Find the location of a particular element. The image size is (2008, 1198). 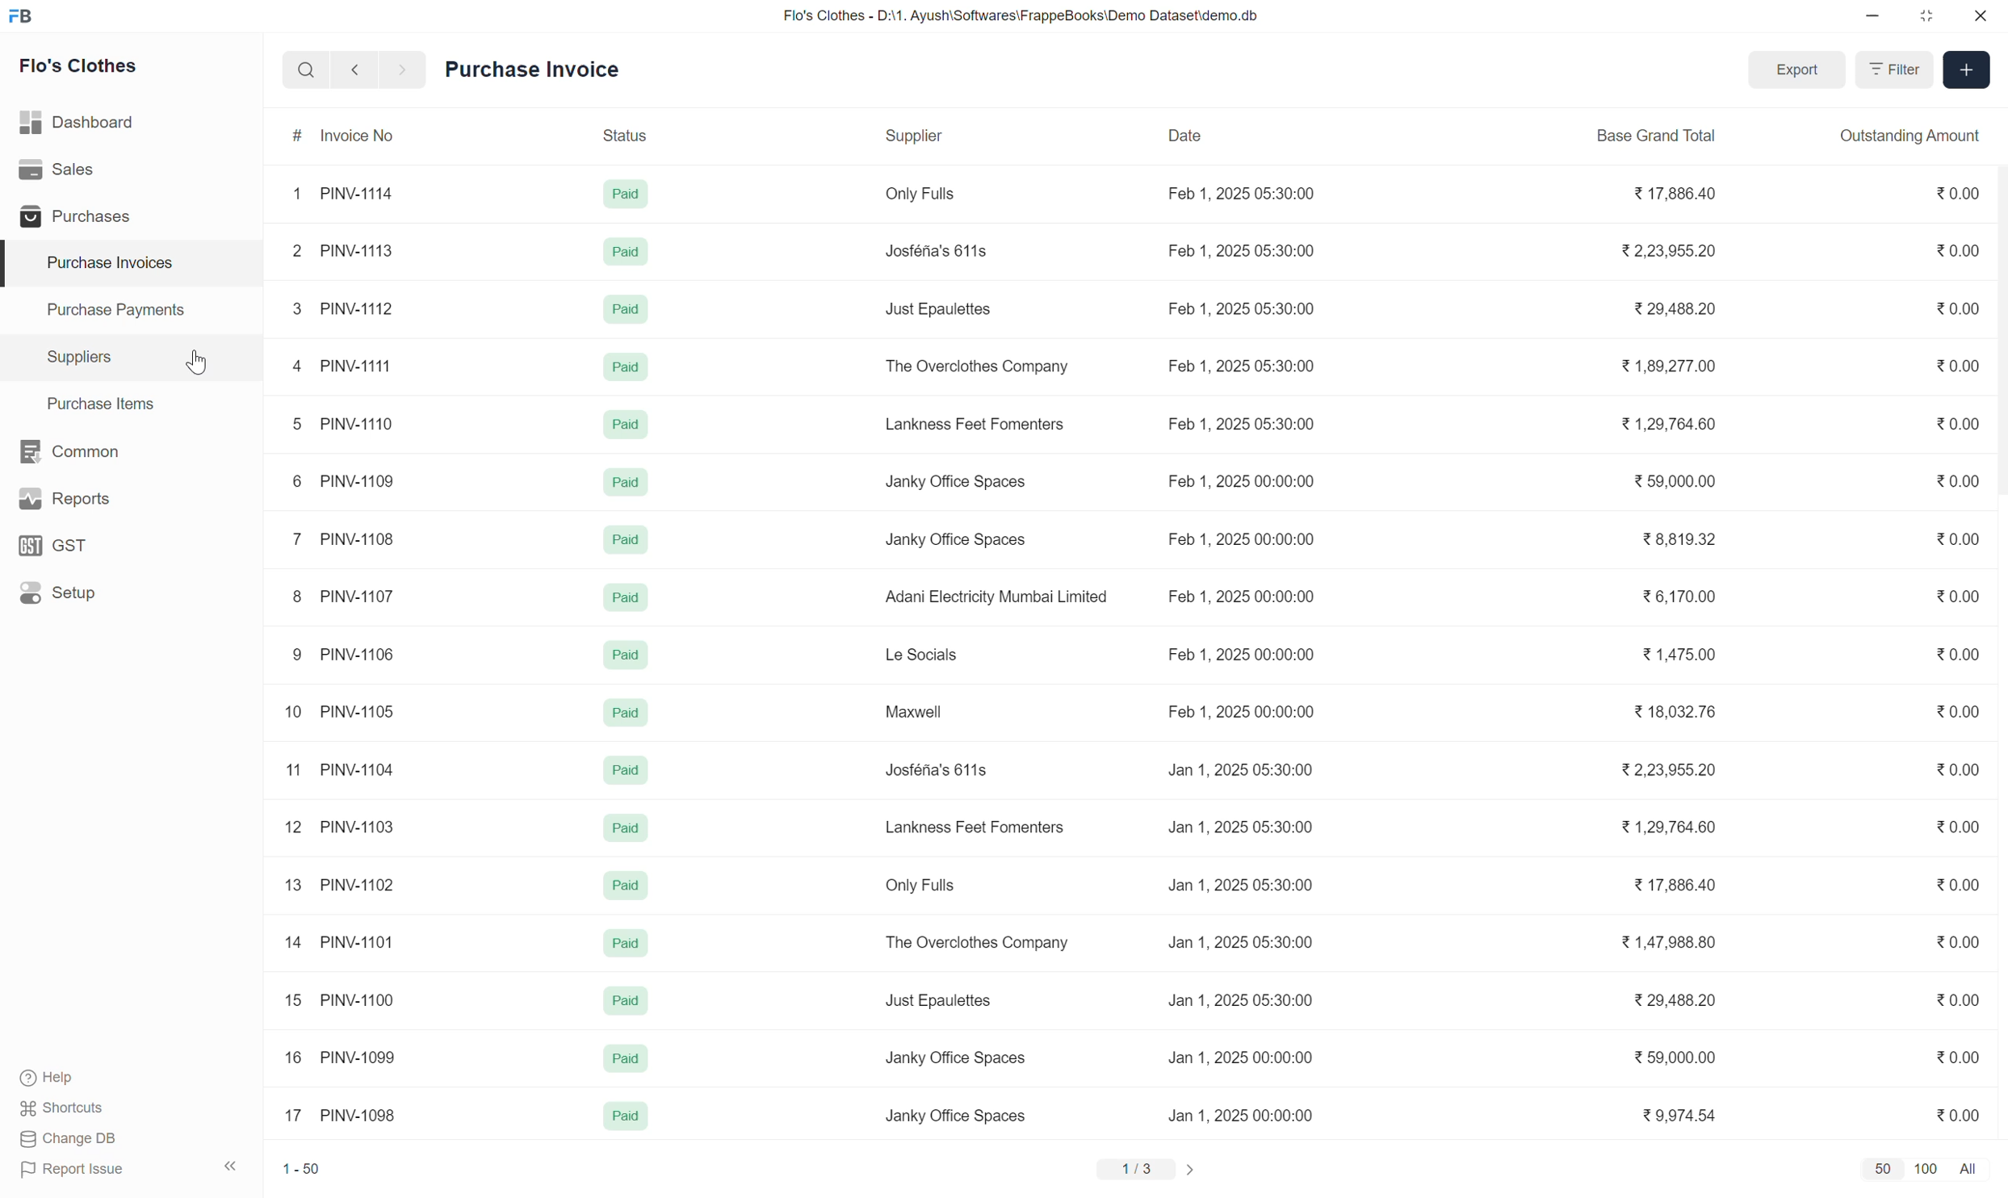

50 is located at coordinates (1884, 1169).